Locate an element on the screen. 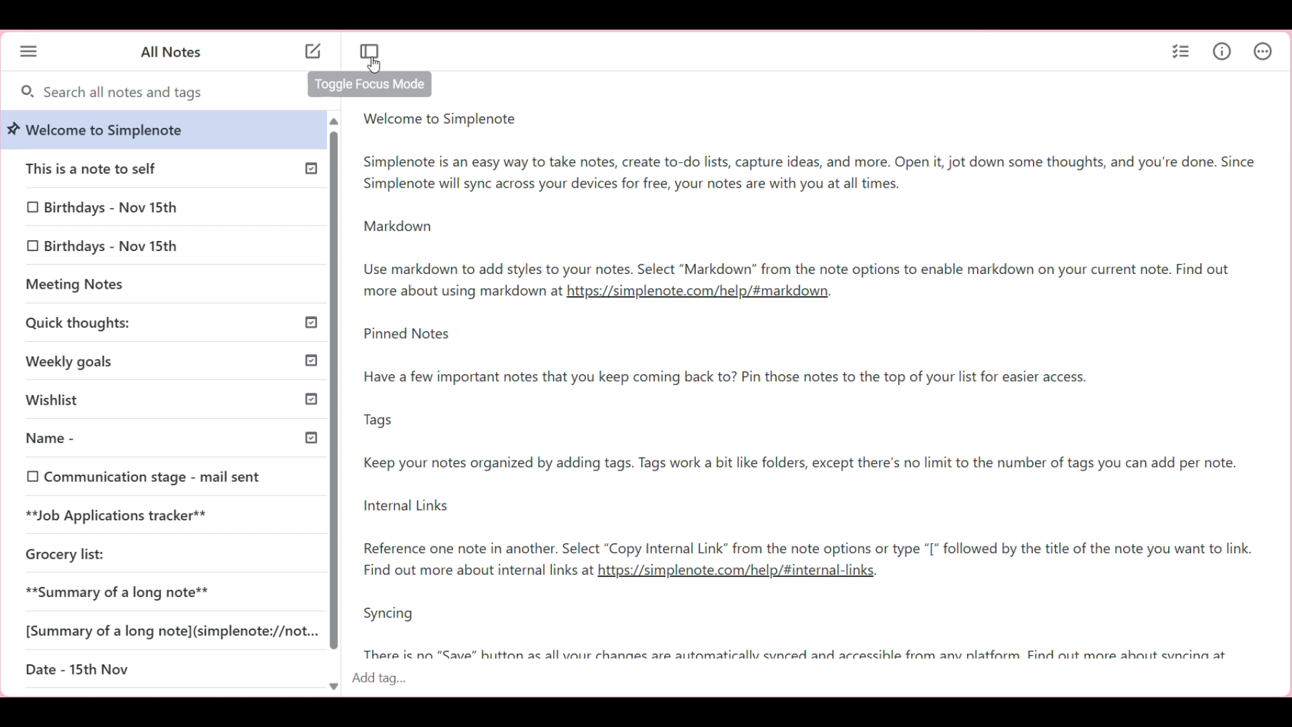  Quick slide to bottom is located at coordinates (332, 687).